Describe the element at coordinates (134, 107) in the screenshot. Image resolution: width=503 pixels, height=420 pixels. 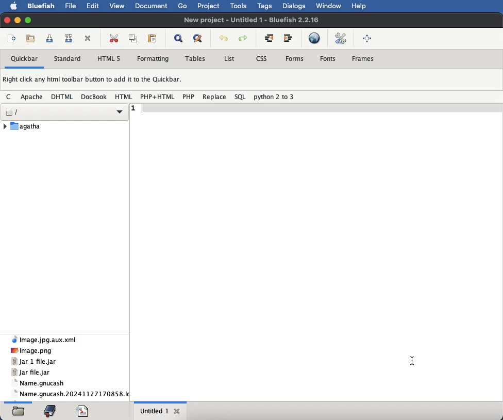
I see `1` at that location.